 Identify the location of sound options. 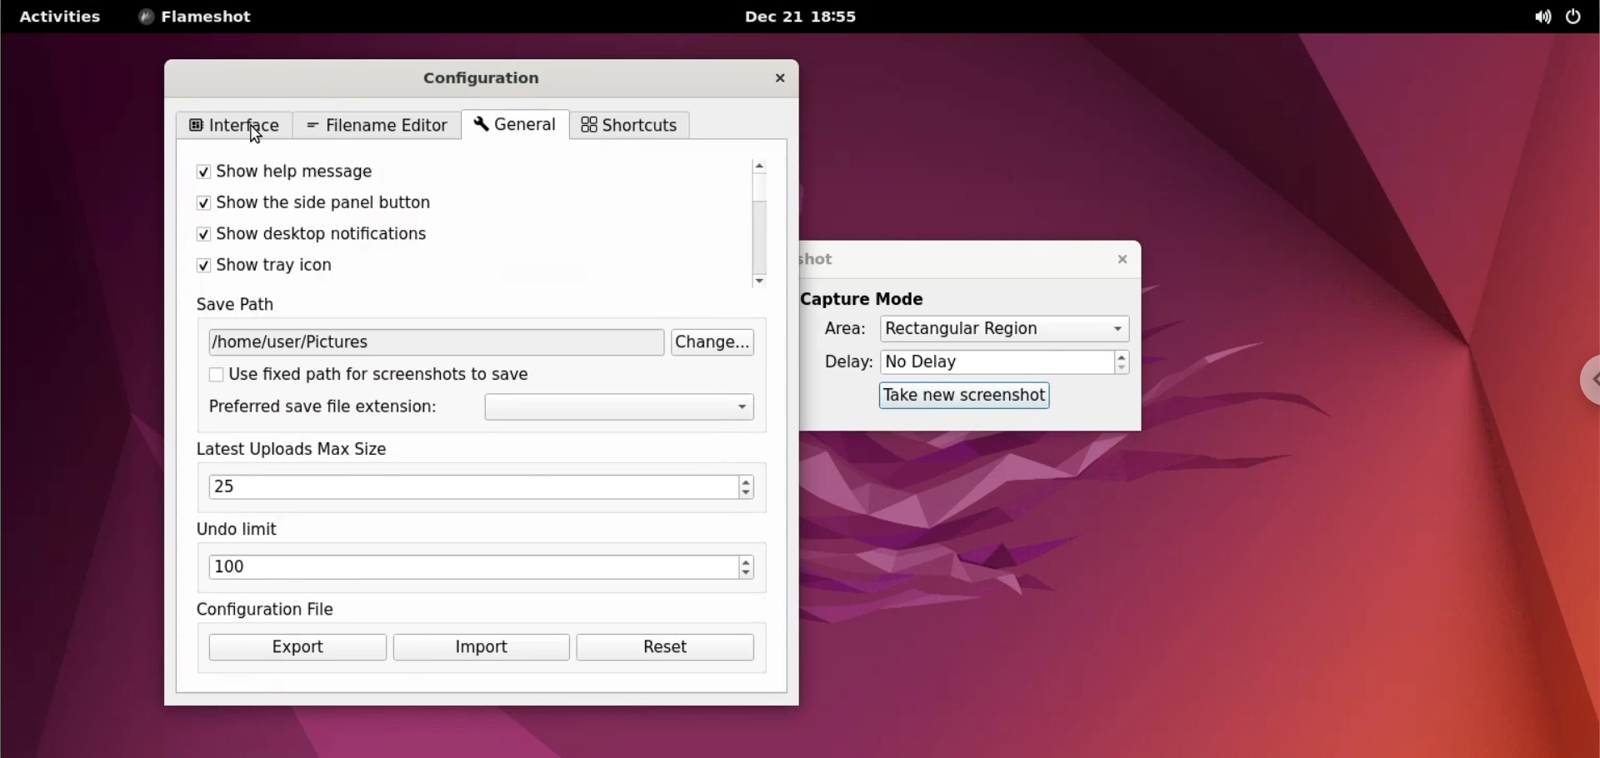
(1538, 17).